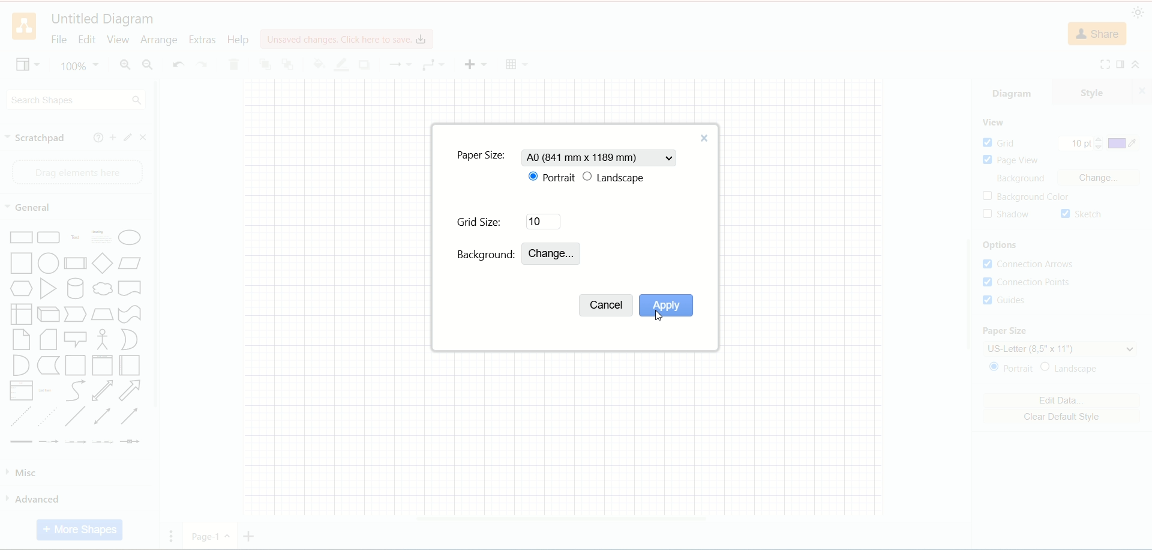 The width and height of the screenshot is (1152, 550). What do you see at coordinates (156, 314) in the screenshot?
I see `vertical scroll bar` at bounding box center [156, 314].